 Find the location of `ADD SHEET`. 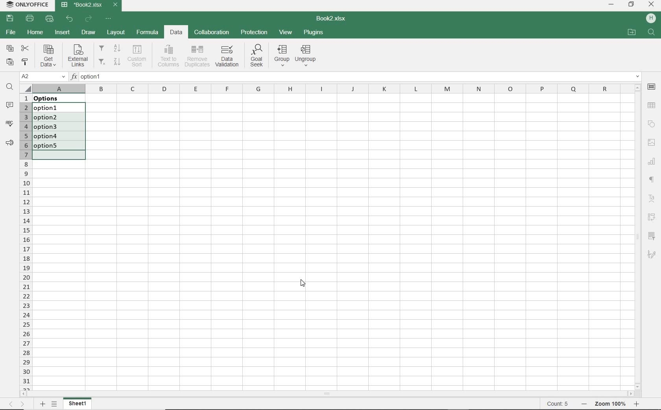

ADD SHEET is located at coordinates (42, 405).